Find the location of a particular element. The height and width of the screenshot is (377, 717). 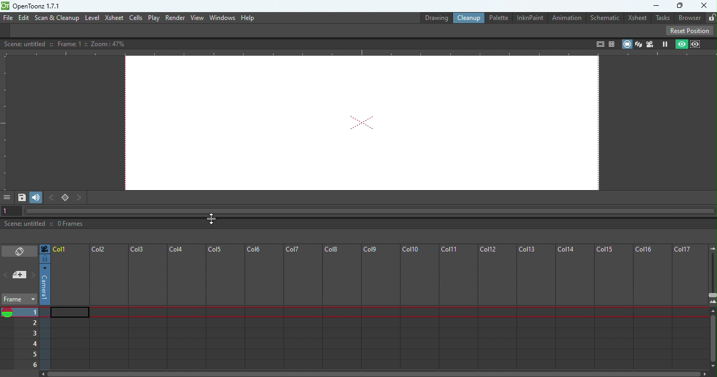

Camera stand view is located at coordinates (626, 44).